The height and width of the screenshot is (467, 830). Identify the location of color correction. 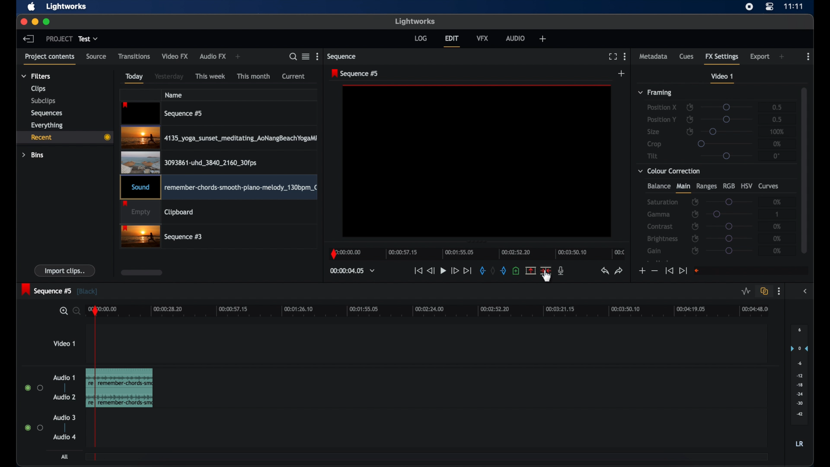
(670, 171).